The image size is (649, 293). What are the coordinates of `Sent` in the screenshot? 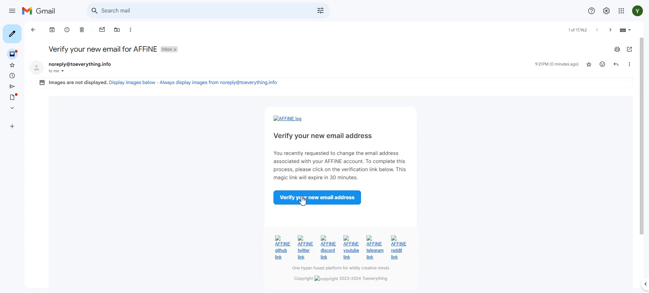 It's located at (12, 86).